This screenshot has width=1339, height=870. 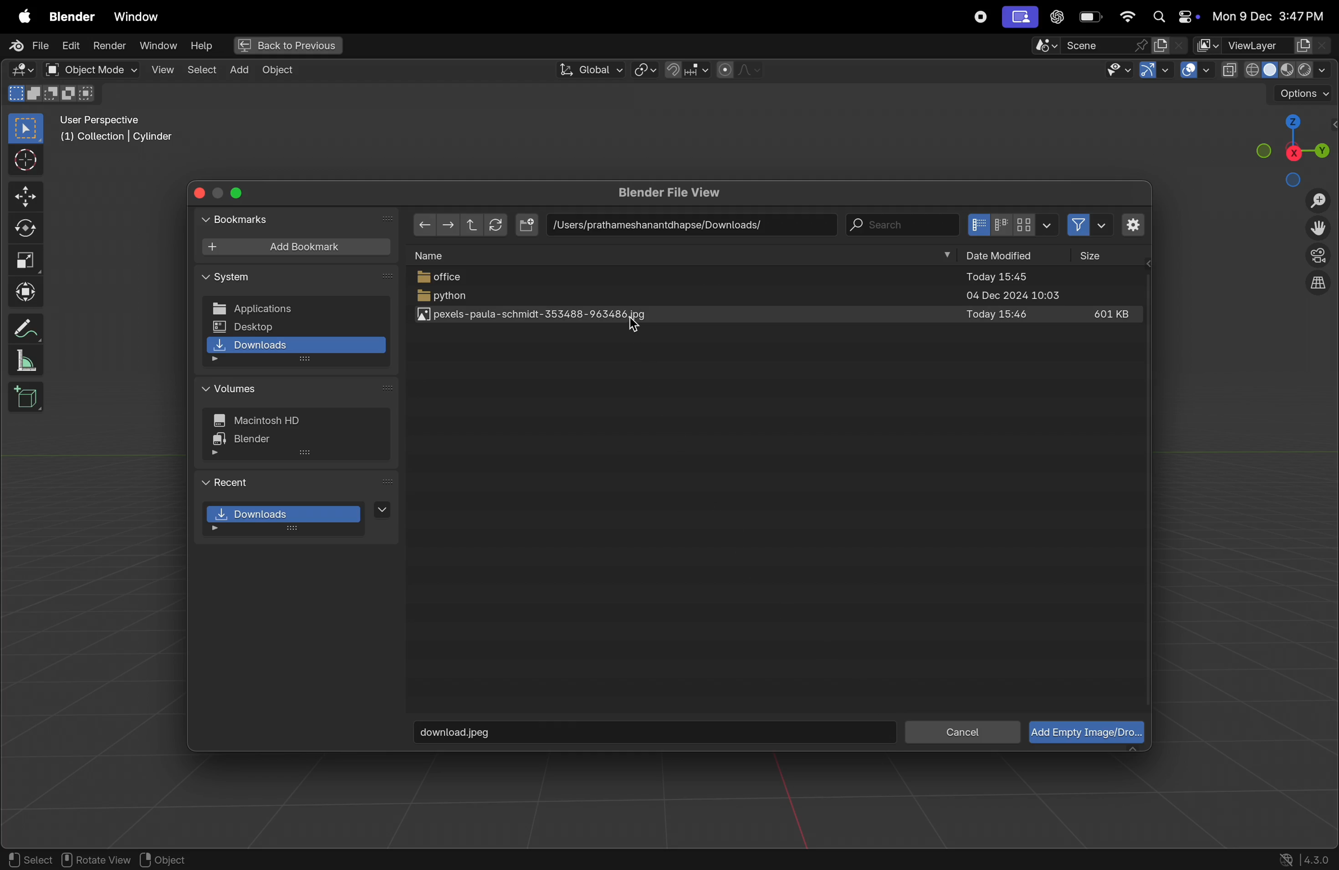 I want to click on Blender, so click(x=68, y=14).